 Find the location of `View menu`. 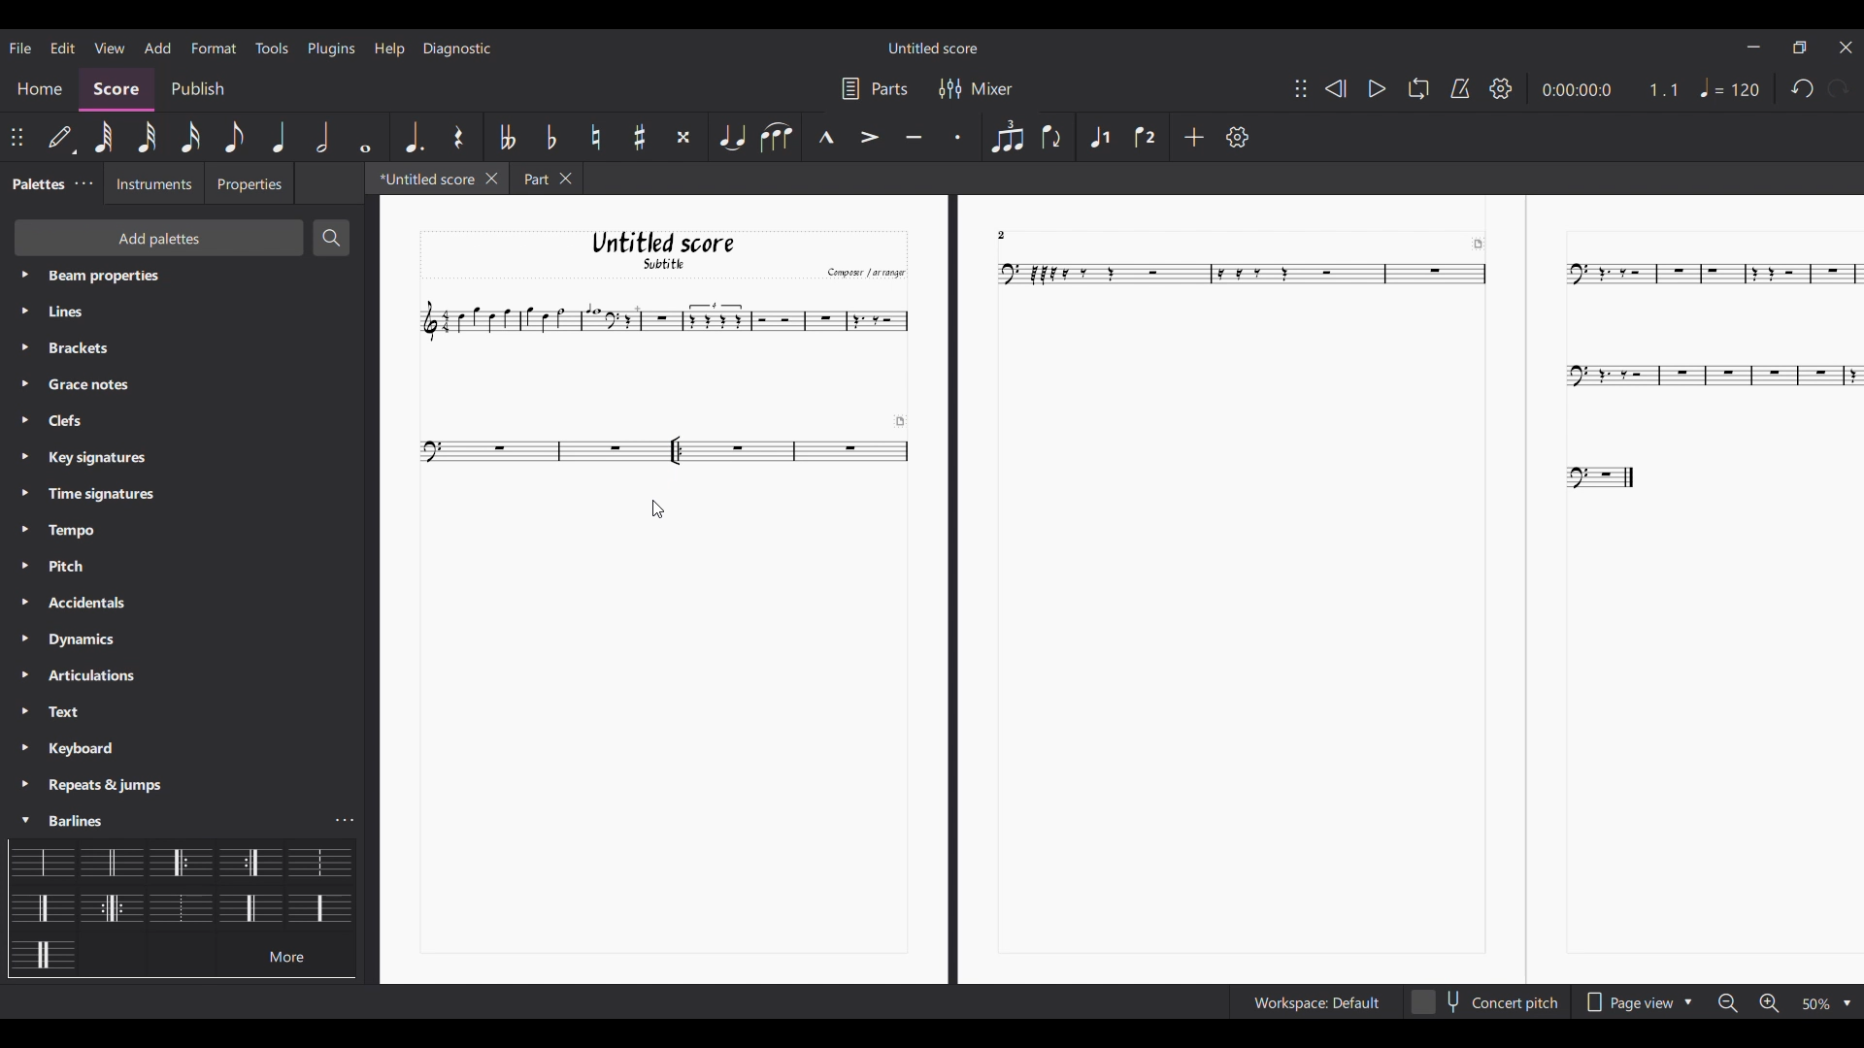

View menu is located at coordinates (110, 47).